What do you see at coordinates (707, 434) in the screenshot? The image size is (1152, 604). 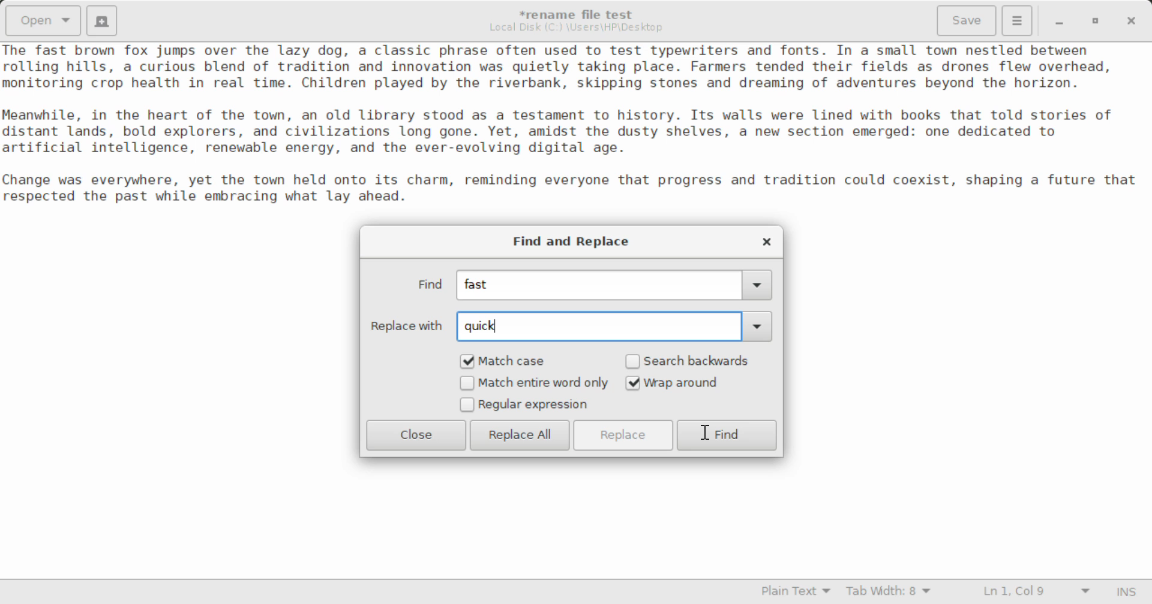 I see `Cursor on Find Button` at bounding box center [707, 434].